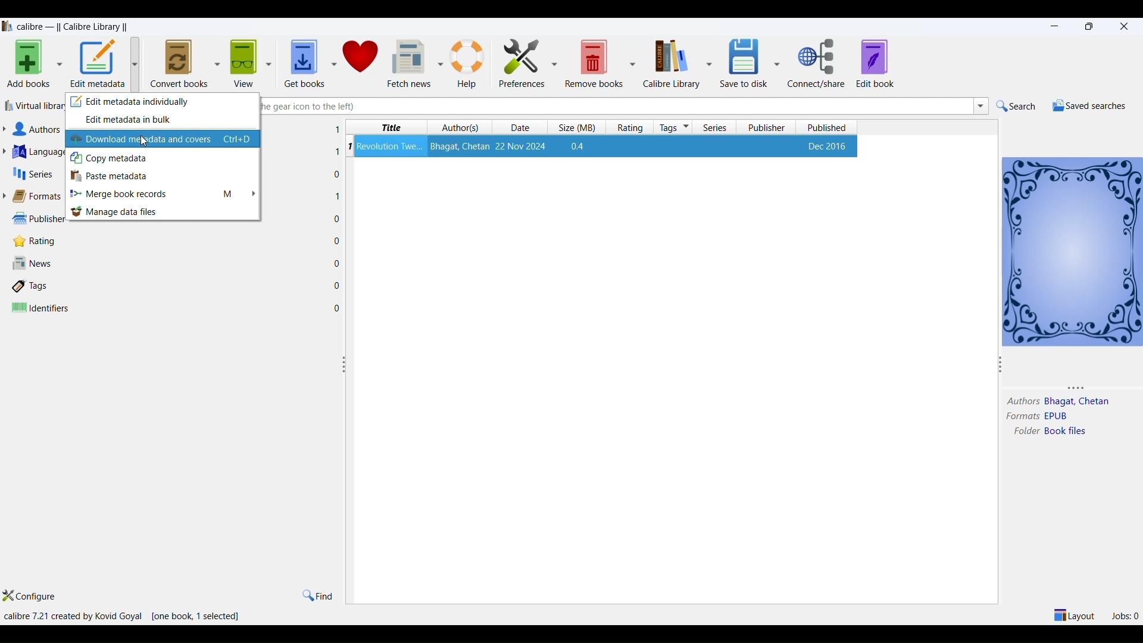 This screenshot has height=643, width=1143. What do you see at coordinates (73, 25) in the screenshot?
I see `application name` at bounding box center [73, 25].